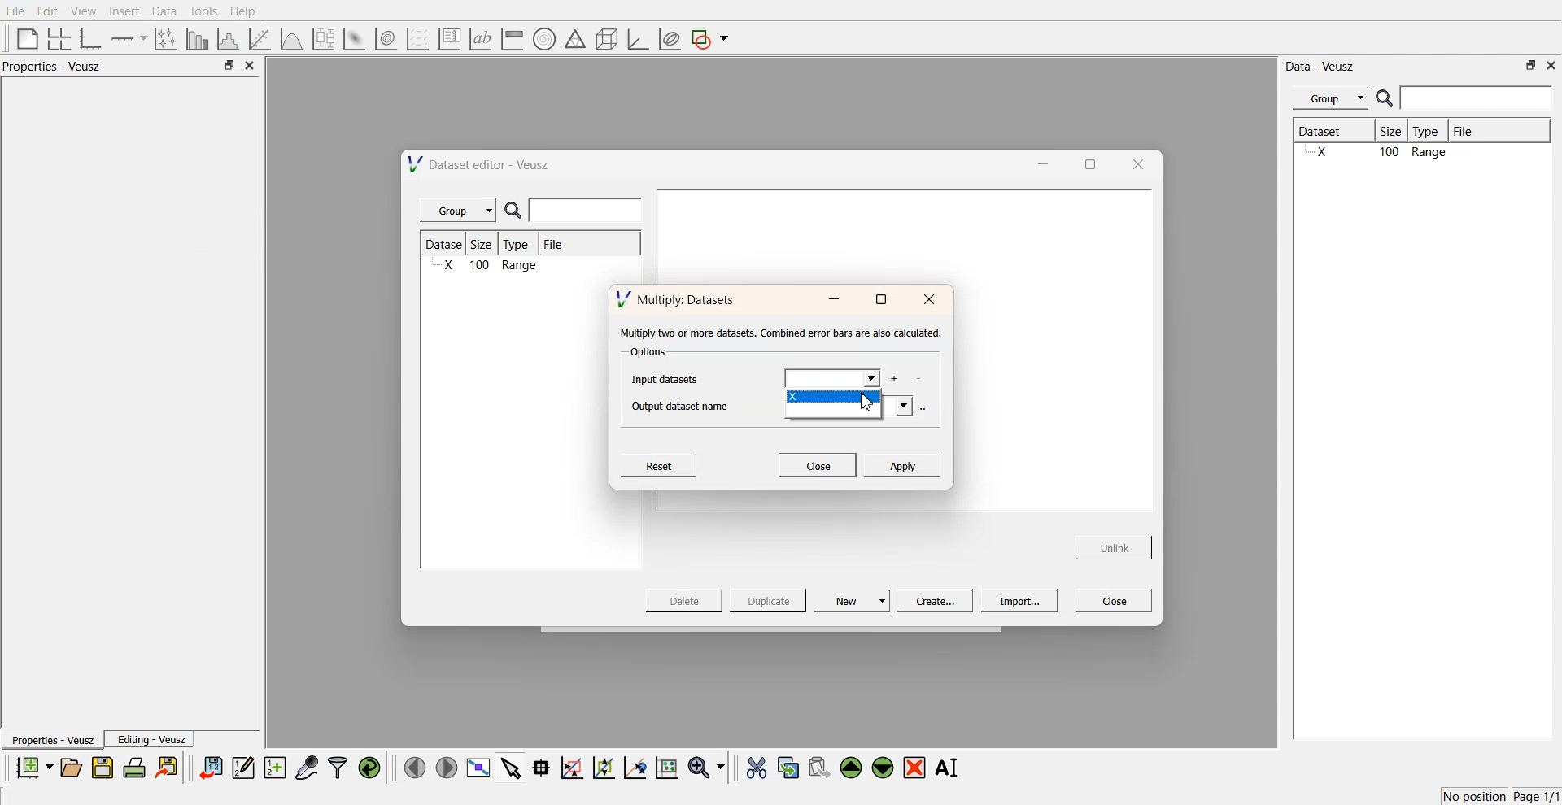 This screenshot has height=805, width=1562. Describe the element at coordinates (883, 766) in the screenshot. I see `move  the selected widgets down` at that location.